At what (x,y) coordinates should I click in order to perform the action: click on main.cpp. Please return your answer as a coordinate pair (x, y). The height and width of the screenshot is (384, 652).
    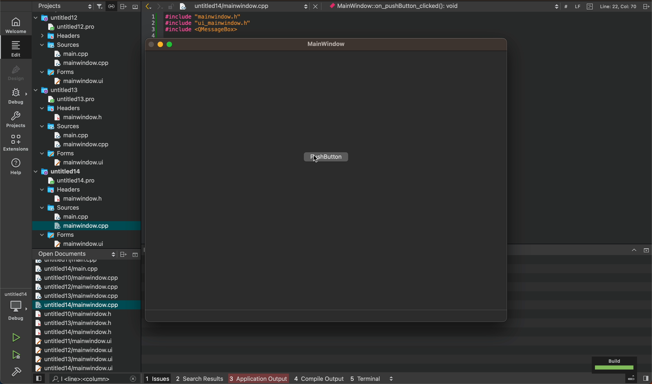
    Looking at the image, I should click on (70, 54).